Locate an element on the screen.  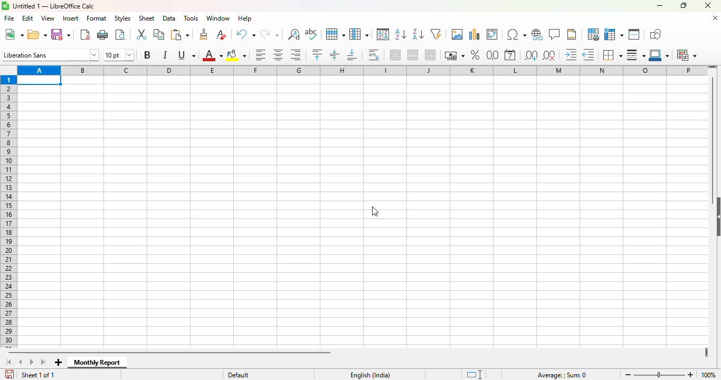
insert hyperlink is located at coordinates (537, 35).